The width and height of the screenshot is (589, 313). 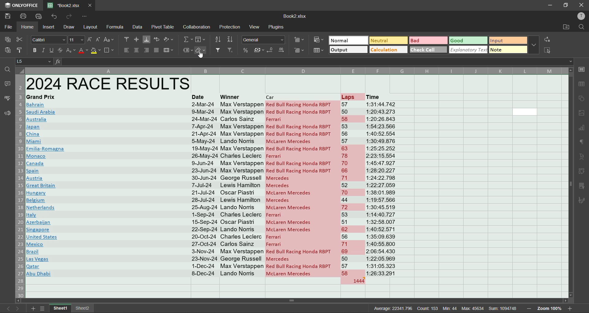 What do you see at coordinates (506, 40) in the screenshot?
I see `input` at bounding box center [506, 40].